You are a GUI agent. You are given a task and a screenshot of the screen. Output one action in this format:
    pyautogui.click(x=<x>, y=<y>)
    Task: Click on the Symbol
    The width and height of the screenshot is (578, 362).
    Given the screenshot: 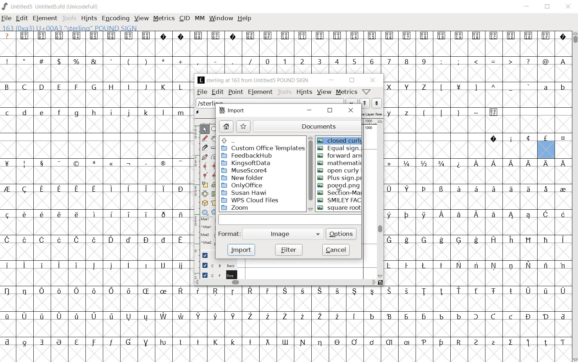 What is the action you would take?
    pyautogui.click(x=512, y=266)
    